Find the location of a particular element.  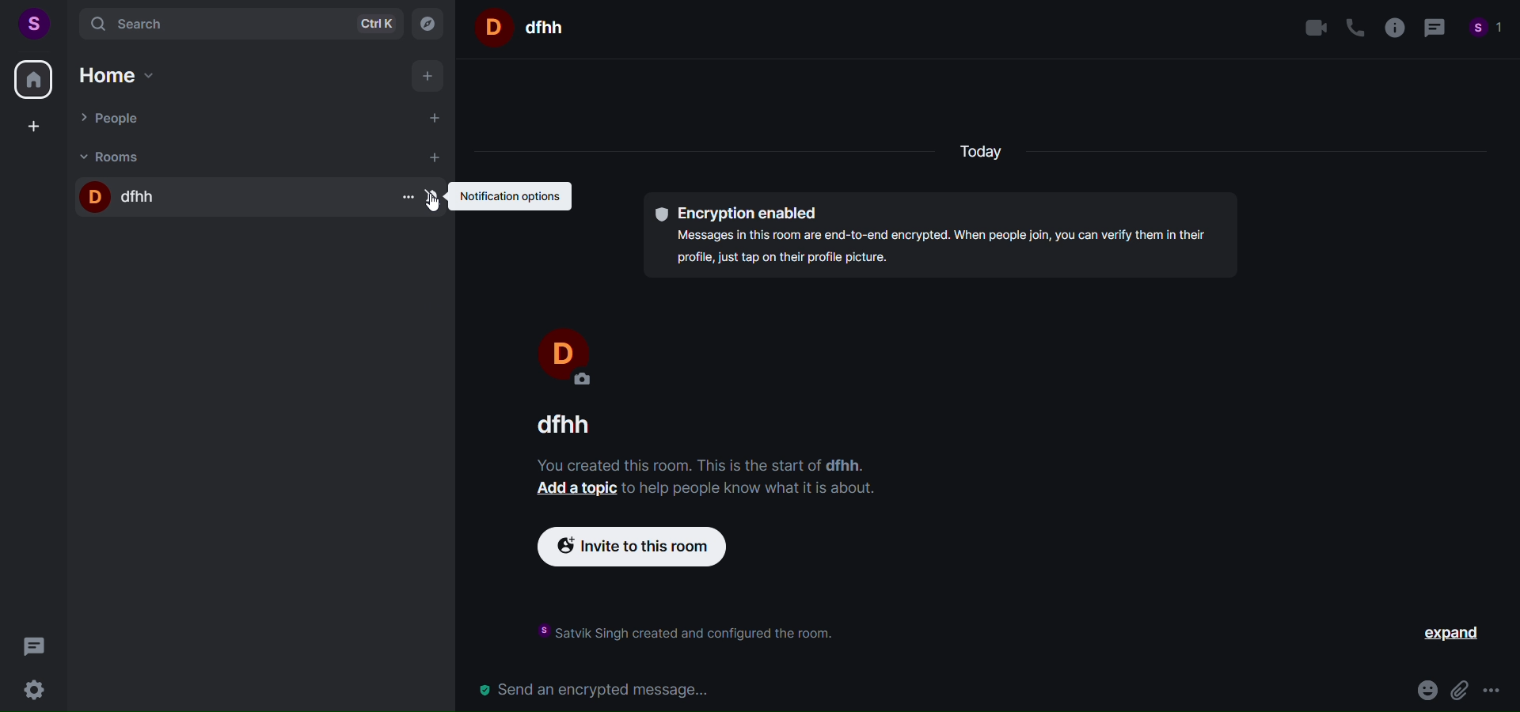

create a space is located at coordinates (39, 128).